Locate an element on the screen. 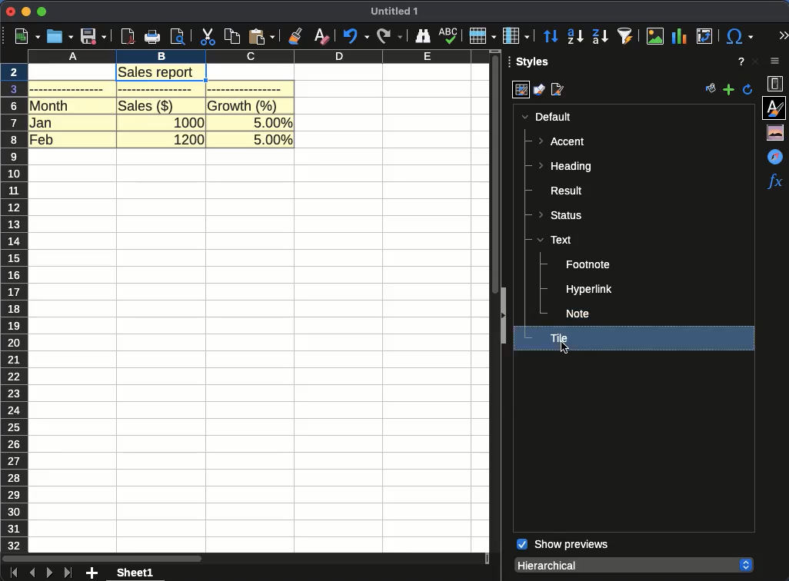  last sheet is located at coordinates (69, 573).